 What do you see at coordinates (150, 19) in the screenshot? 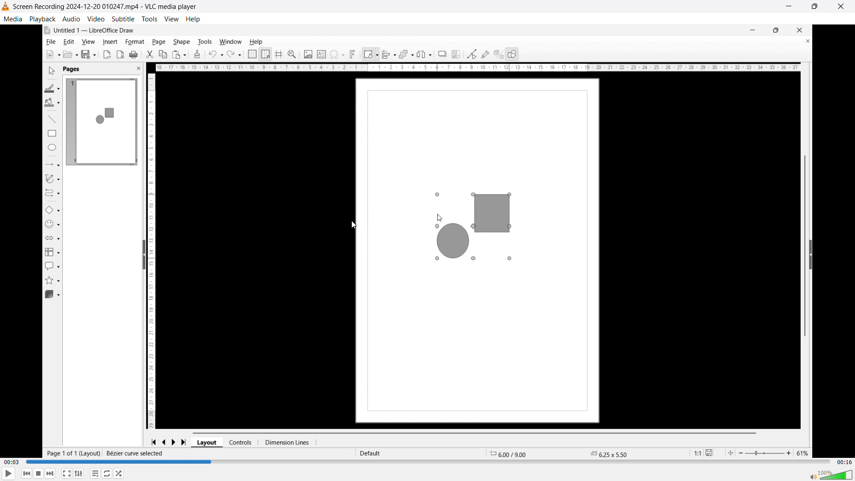
I see `tools` at bounding box center [150, 19].